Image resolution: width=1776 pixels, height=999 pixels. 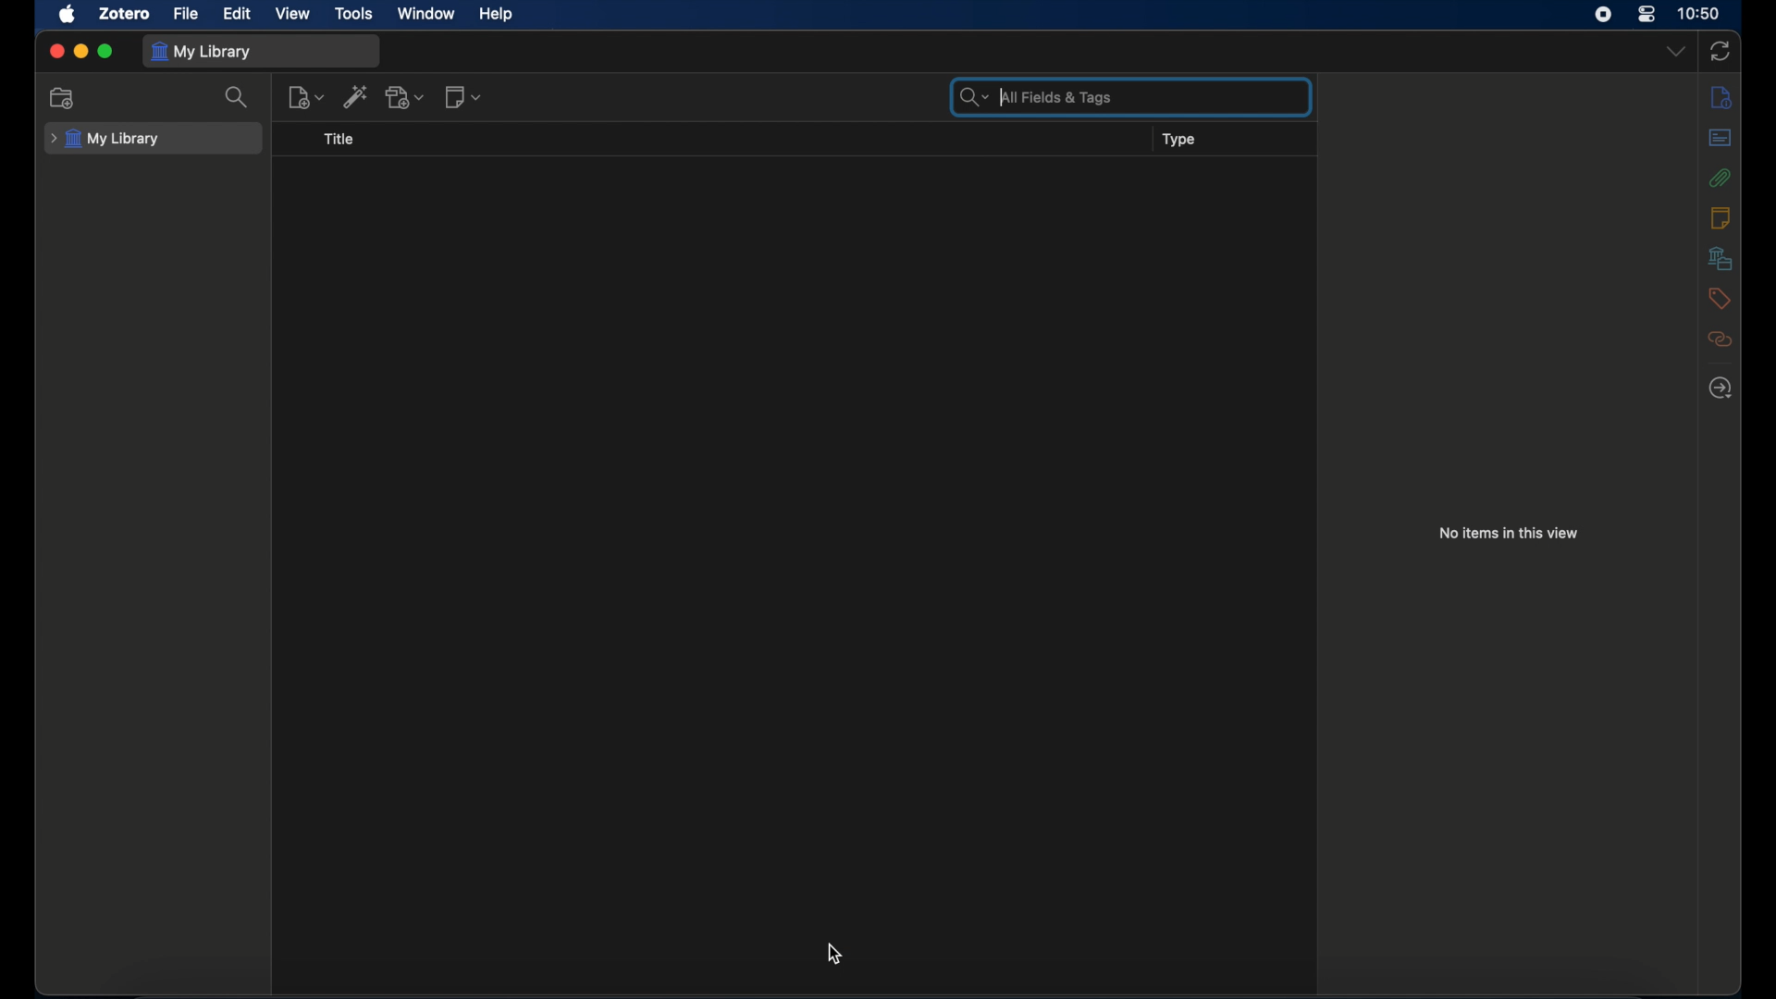 What do you see at coordinates (63, 98) in the screenshot?
I see `new collection` at bounding box center [63, 98].